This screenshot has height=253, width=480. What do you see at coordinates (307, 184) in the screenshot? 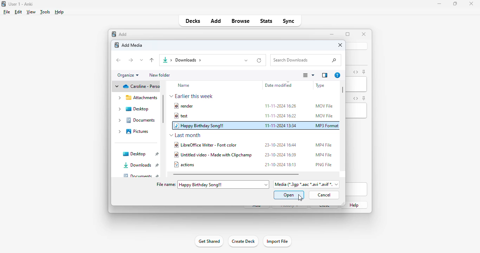
I see `file format` at bounding box center [307, 184].